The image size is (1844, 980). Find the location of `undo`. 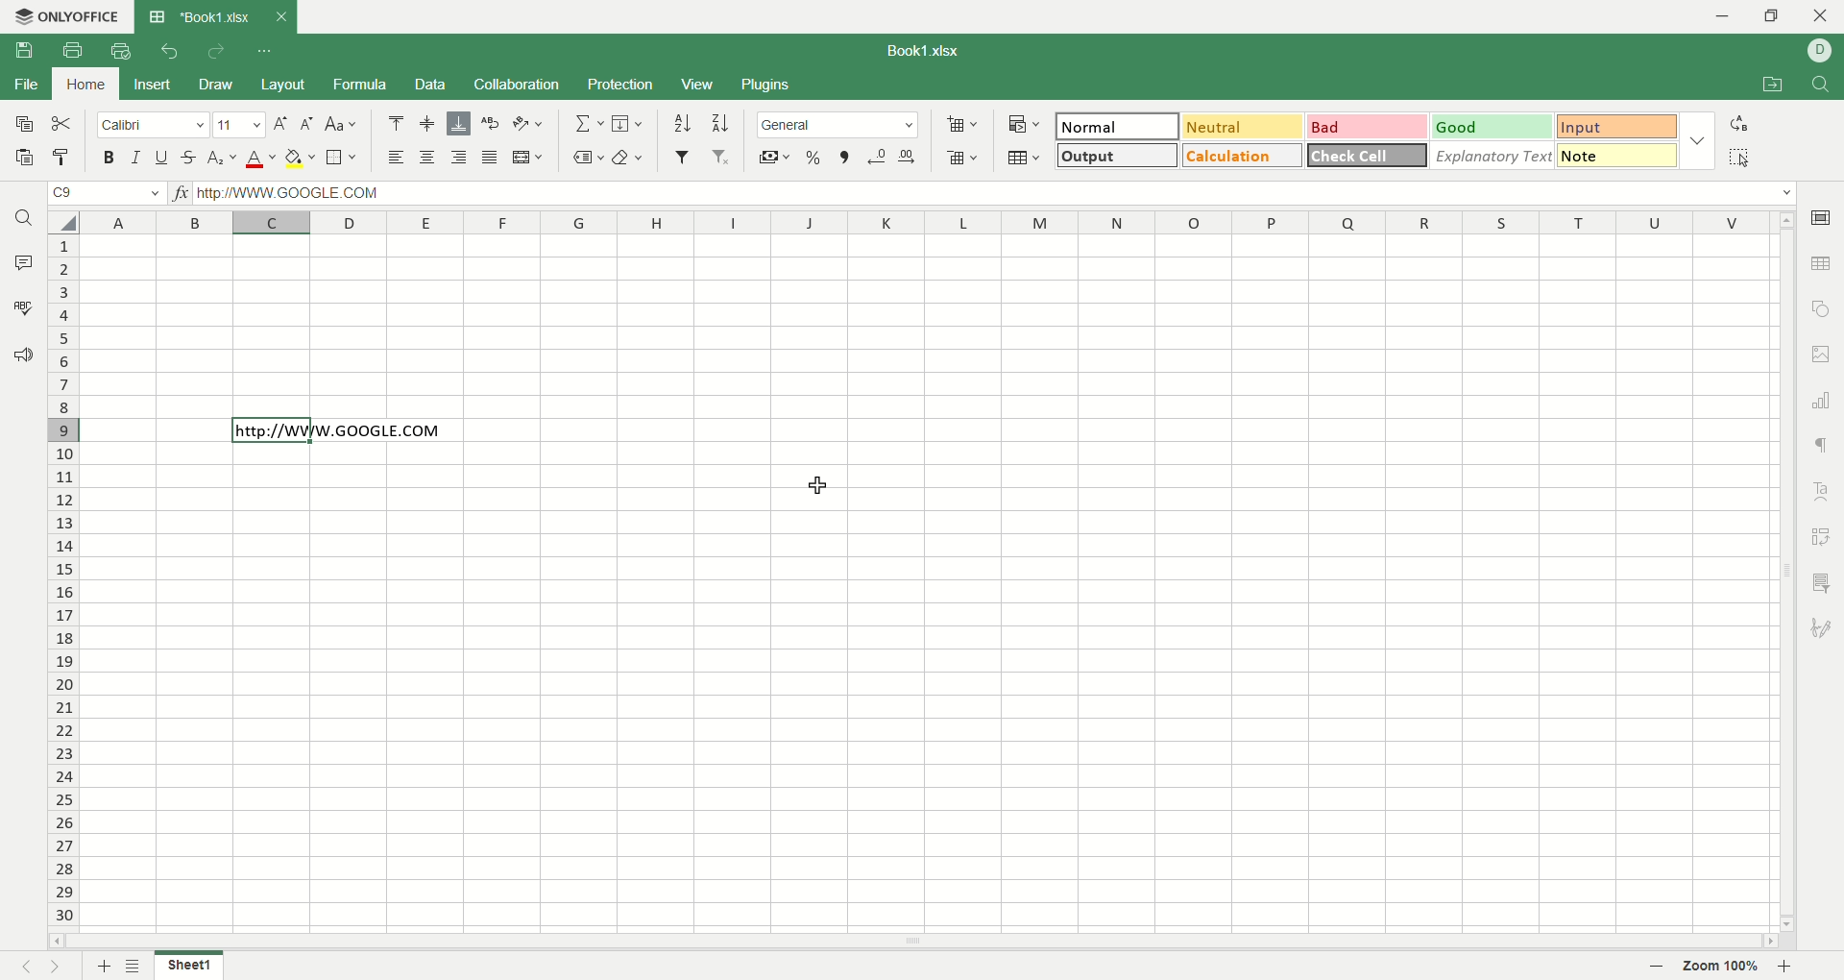

undo is located at coordinates (171, 51).